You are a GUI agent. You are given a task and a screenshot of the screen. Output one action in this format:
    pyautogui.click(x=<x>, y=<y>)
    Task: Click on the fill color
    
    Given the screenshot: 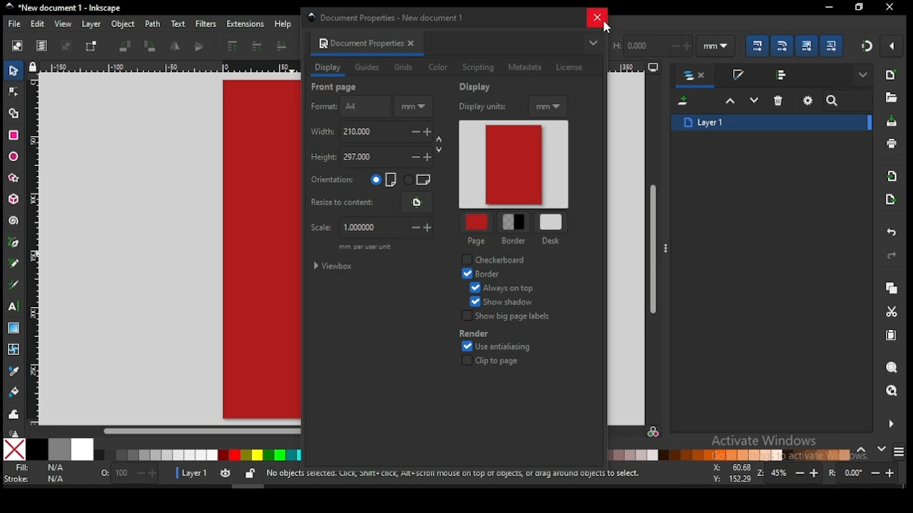 What is the action you would take?
    pyautogui.click(x=38, y=468)
    